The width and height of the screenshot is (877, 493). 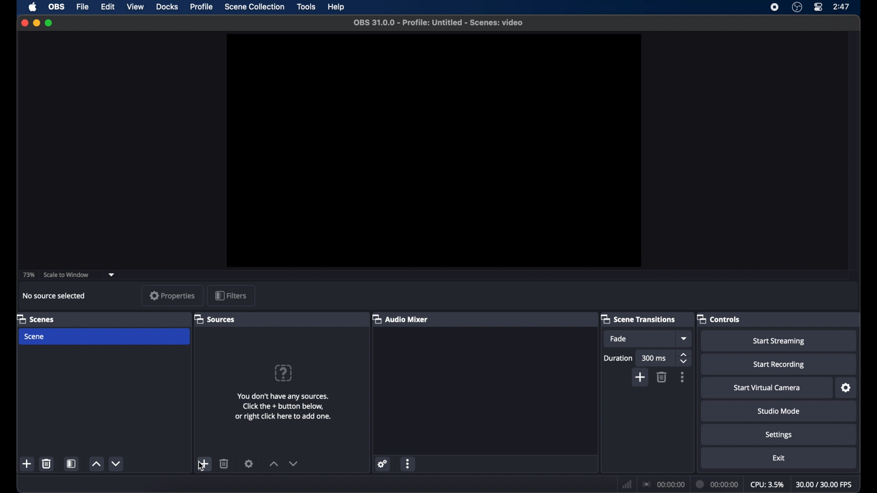 What do you see at coordinates (33, 7) in the screenshot?
I see `apple icon` at bounding box center [33, 7].